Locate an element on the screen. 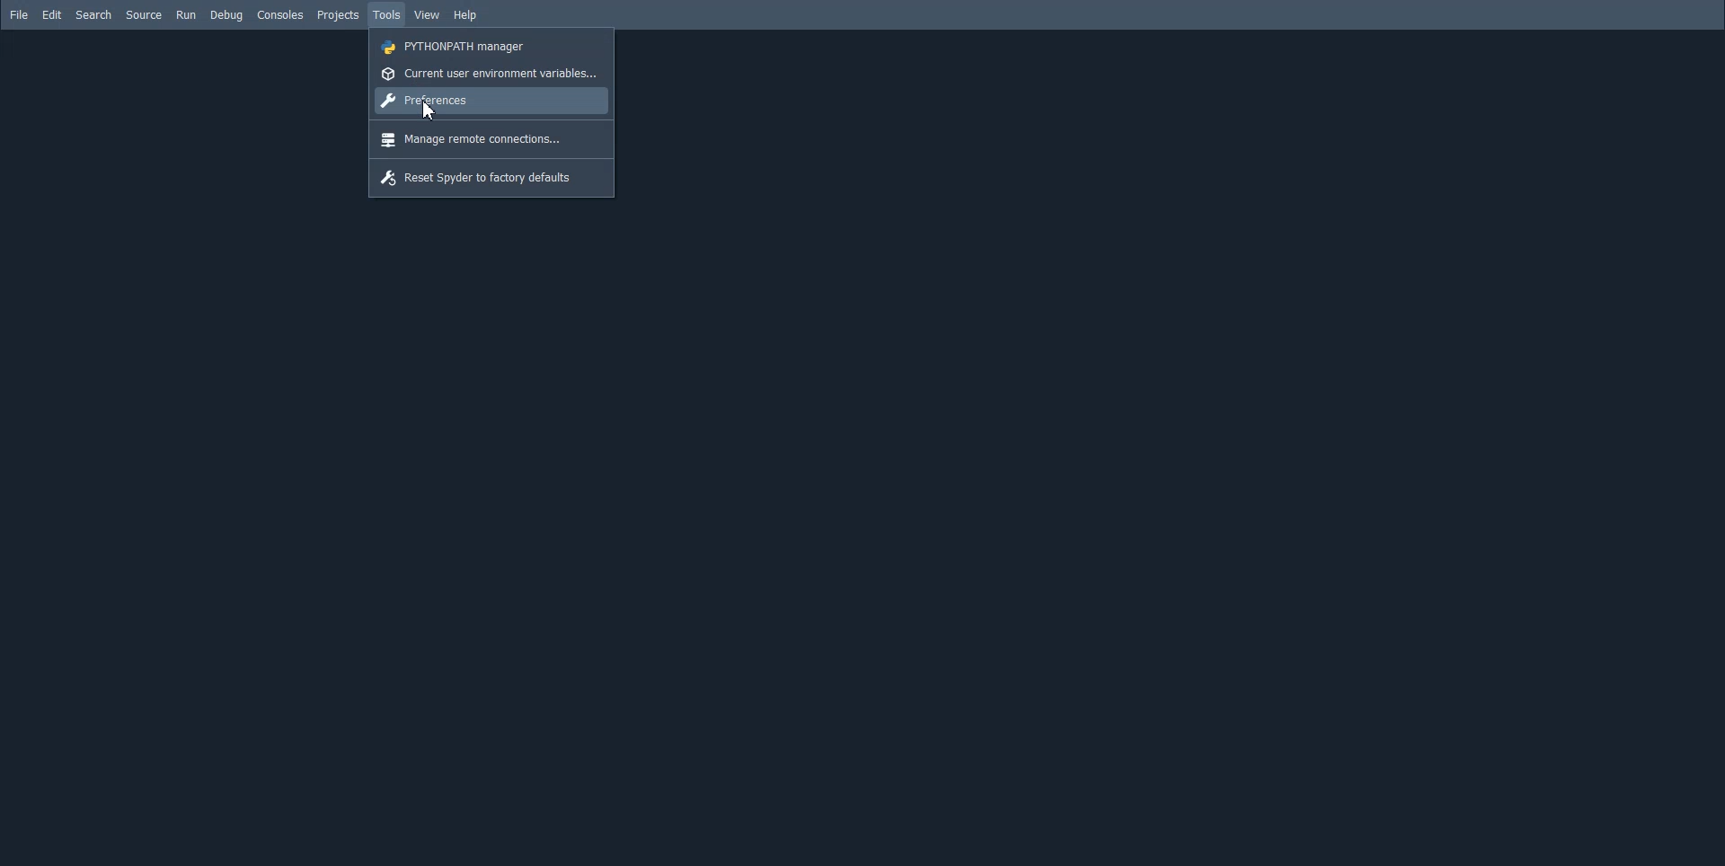  PYTHONPATH manager is located at coordinates (492, 46).